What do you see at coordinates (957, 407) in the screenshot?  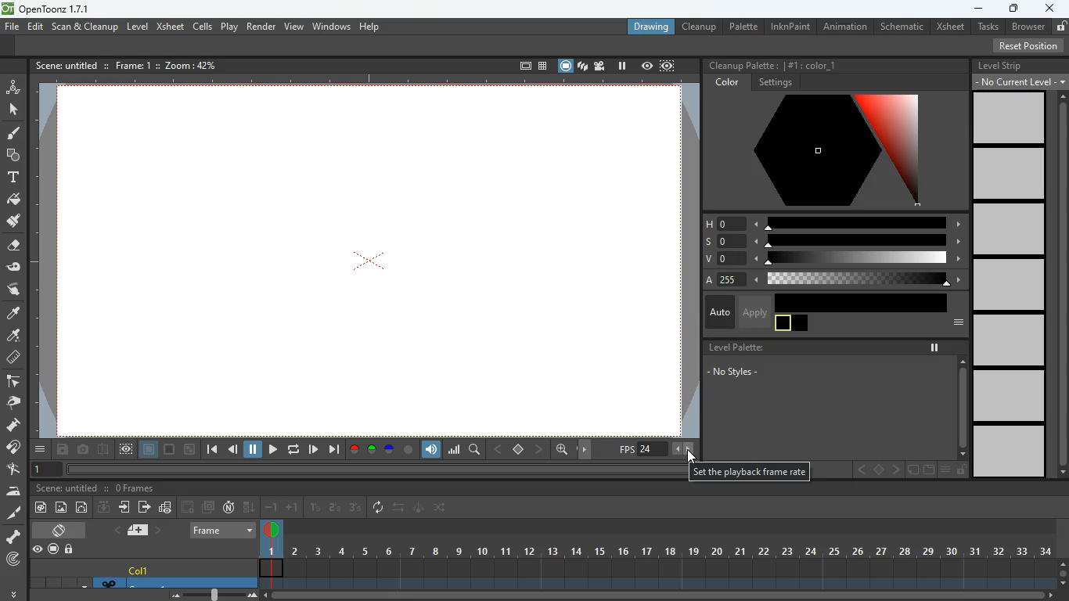 I see `scroll bar` at bounding box center [957, 407].